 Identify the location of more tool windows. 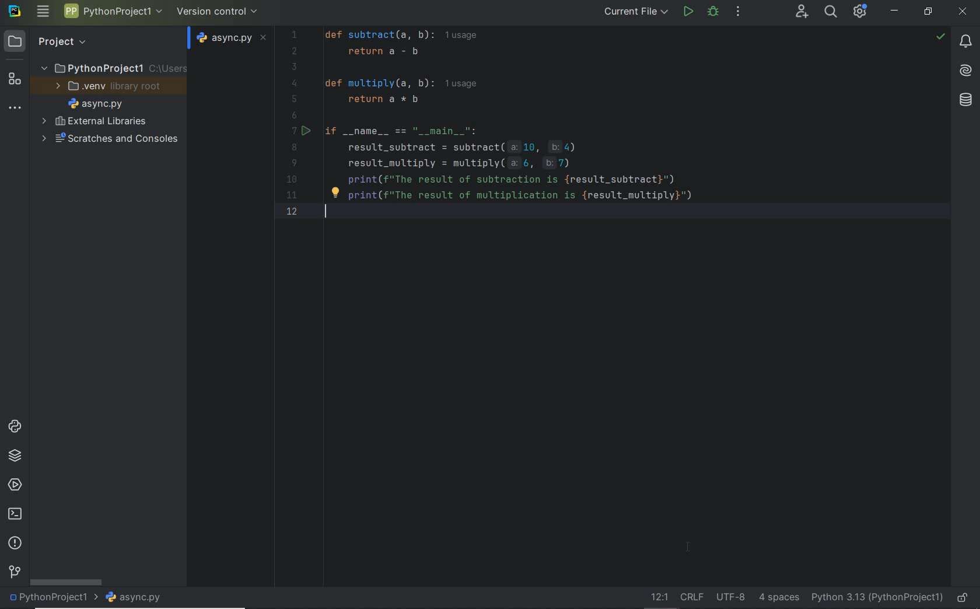
(15, 108).